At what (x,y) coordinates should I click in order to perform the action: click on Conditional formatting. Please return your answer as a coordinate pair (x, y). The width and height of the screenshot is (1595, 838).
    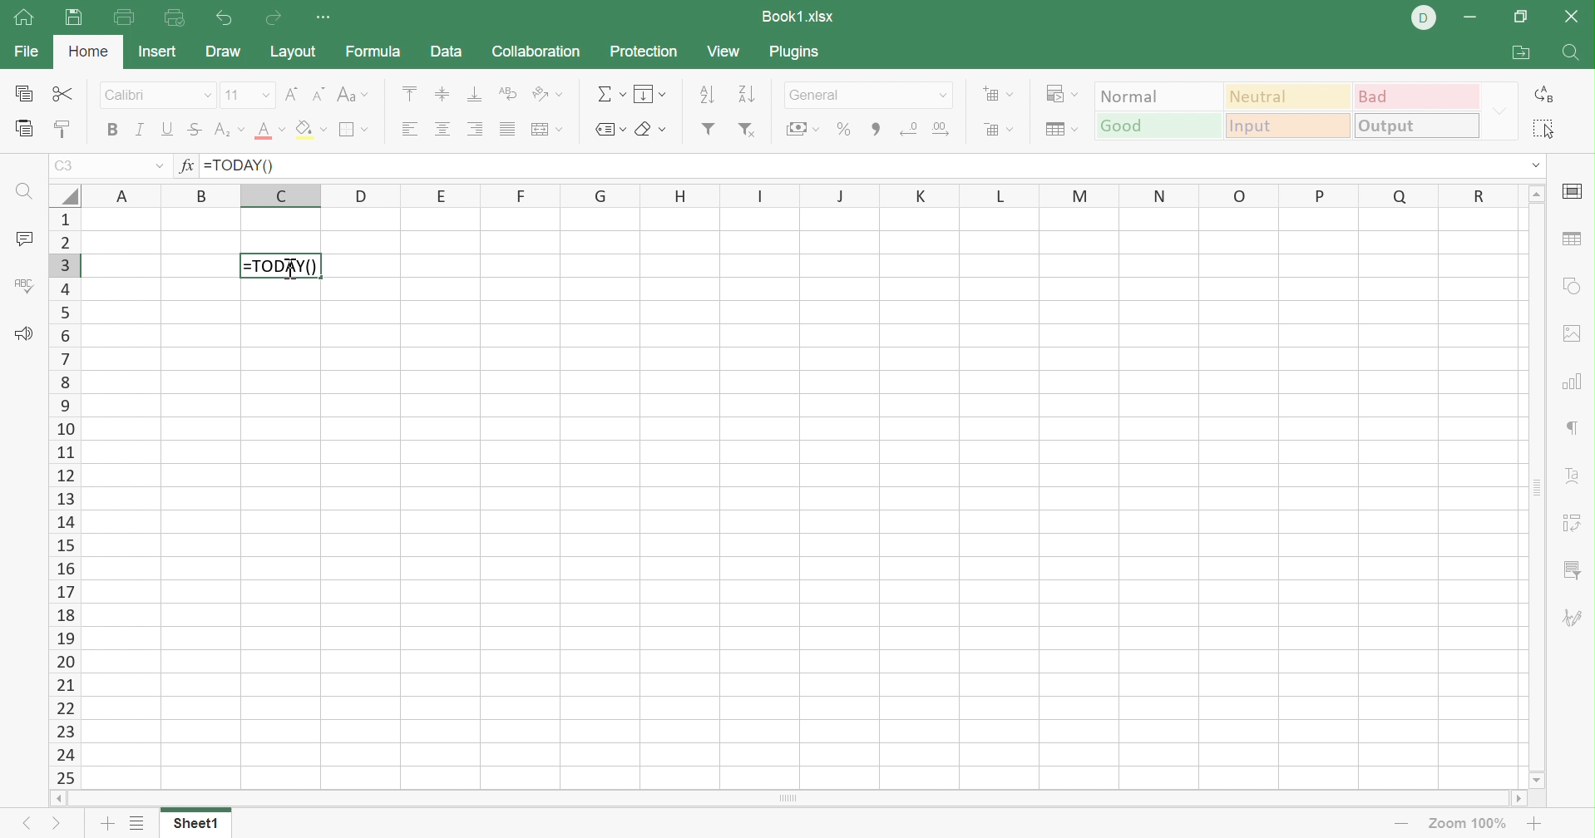
    Looking at the image, I should click on (1066, 91).